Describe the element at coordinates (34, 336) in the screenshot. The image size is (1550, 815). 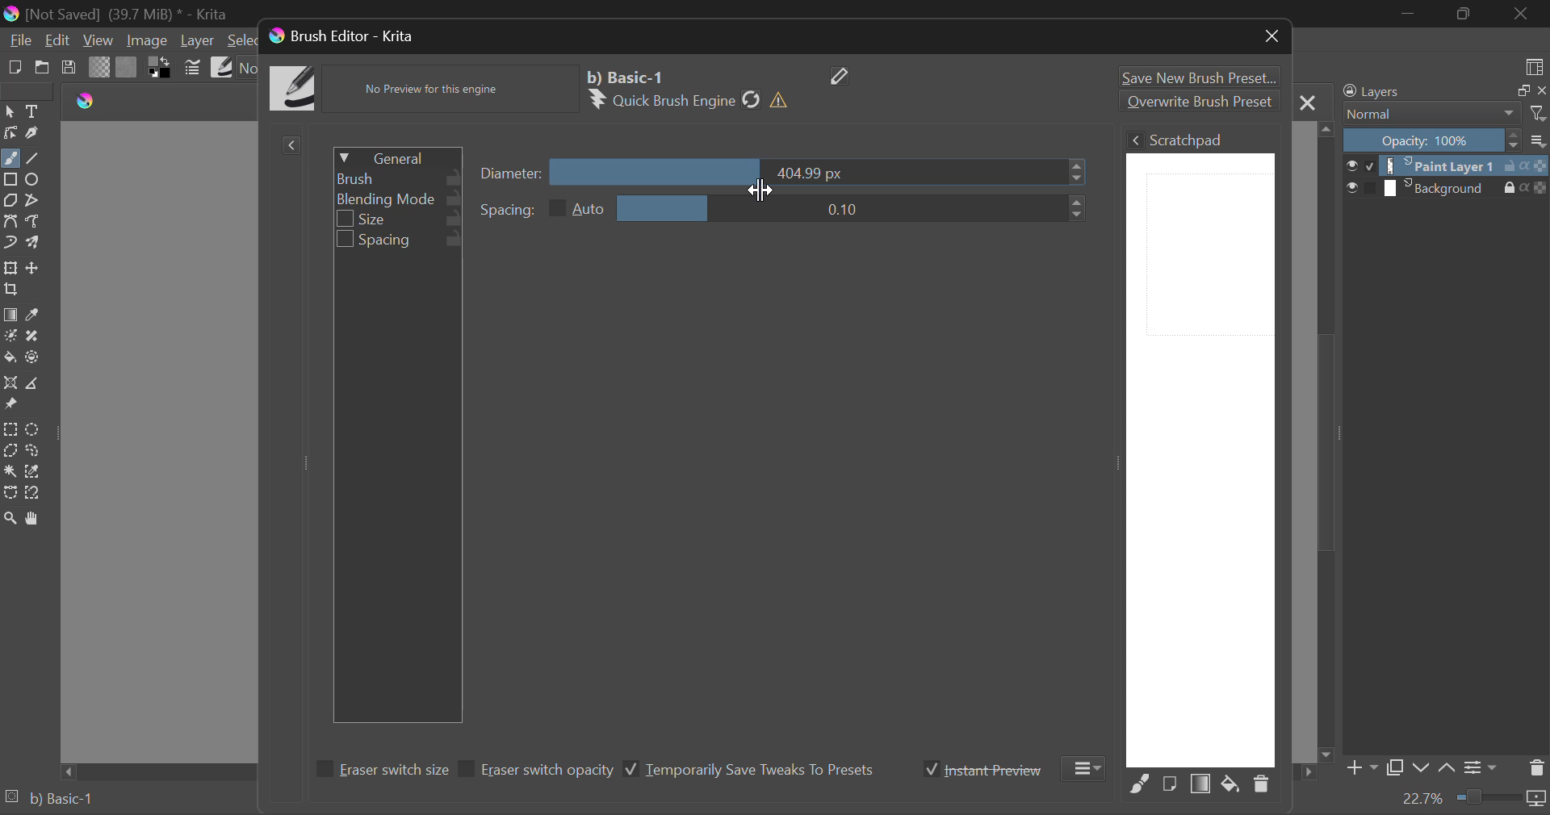
I see `Smart Patch Tool` at that location.